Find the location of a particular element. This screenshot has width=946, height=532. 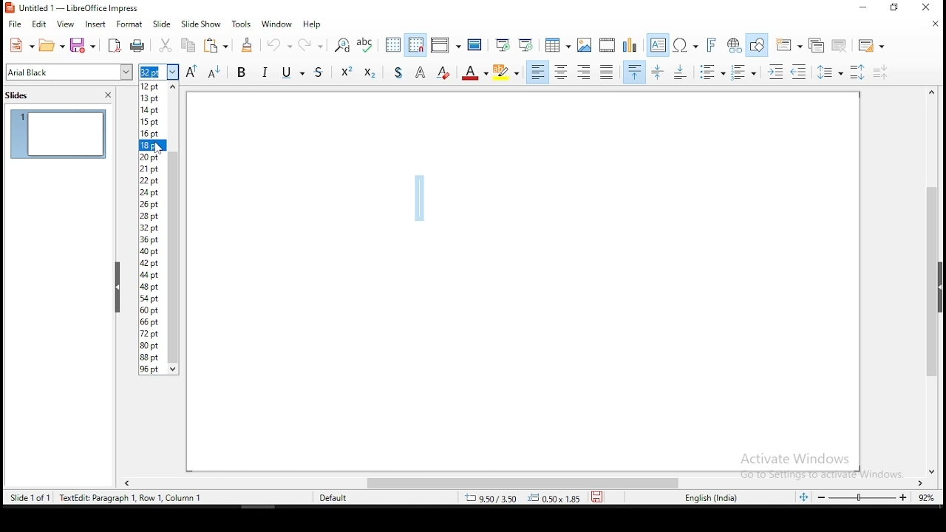

collapse is located at coordinates (118, 287).